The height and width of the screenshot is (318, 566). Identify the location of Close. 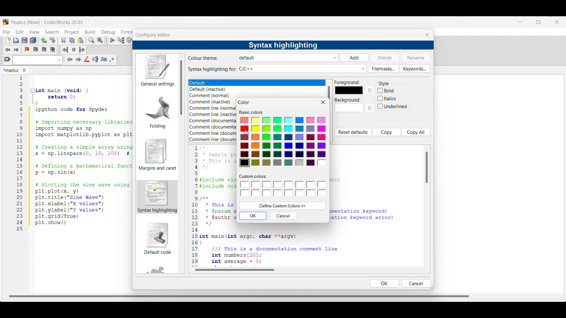
(323, 102).